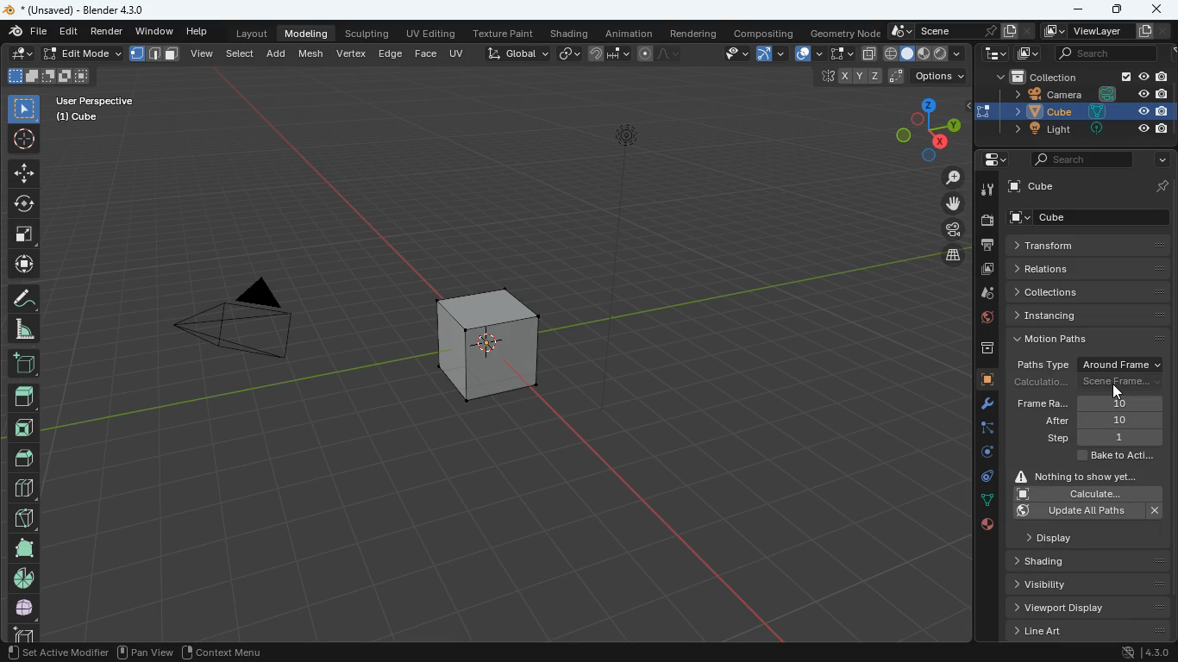 The width and height of the screenshot is (1178, 662). Describe the element at coordinates (279, 52) in the screenshot. I see `add` at that location.